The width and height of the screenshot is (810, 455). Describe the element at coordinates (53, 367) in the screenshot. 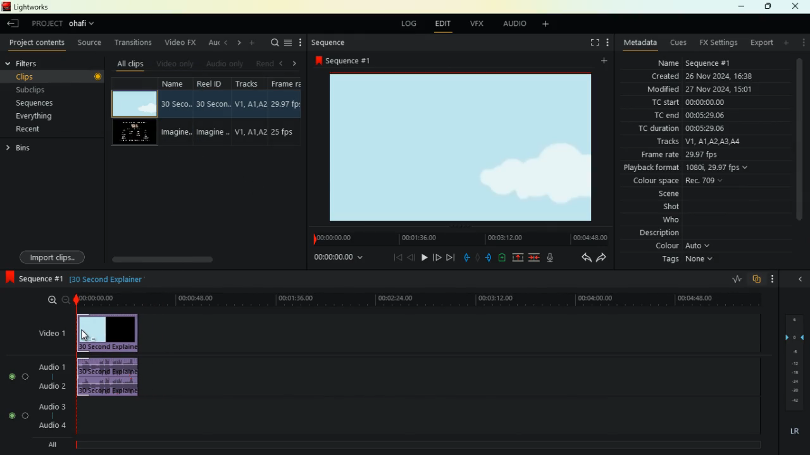

I see `audio1` at that location.